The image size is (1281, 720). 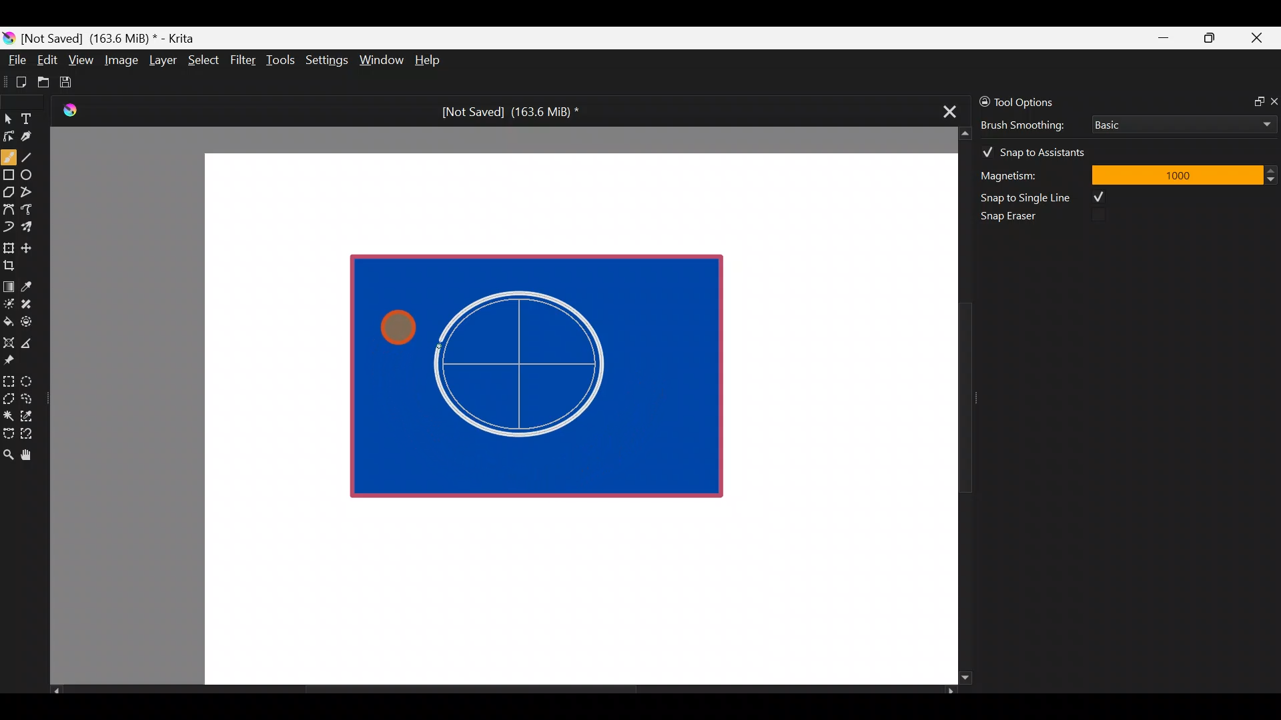 What do you see at coordinates (1048, 197) in the screenshot?
I see `Snap to single line` at bounding box center [1048, 197].